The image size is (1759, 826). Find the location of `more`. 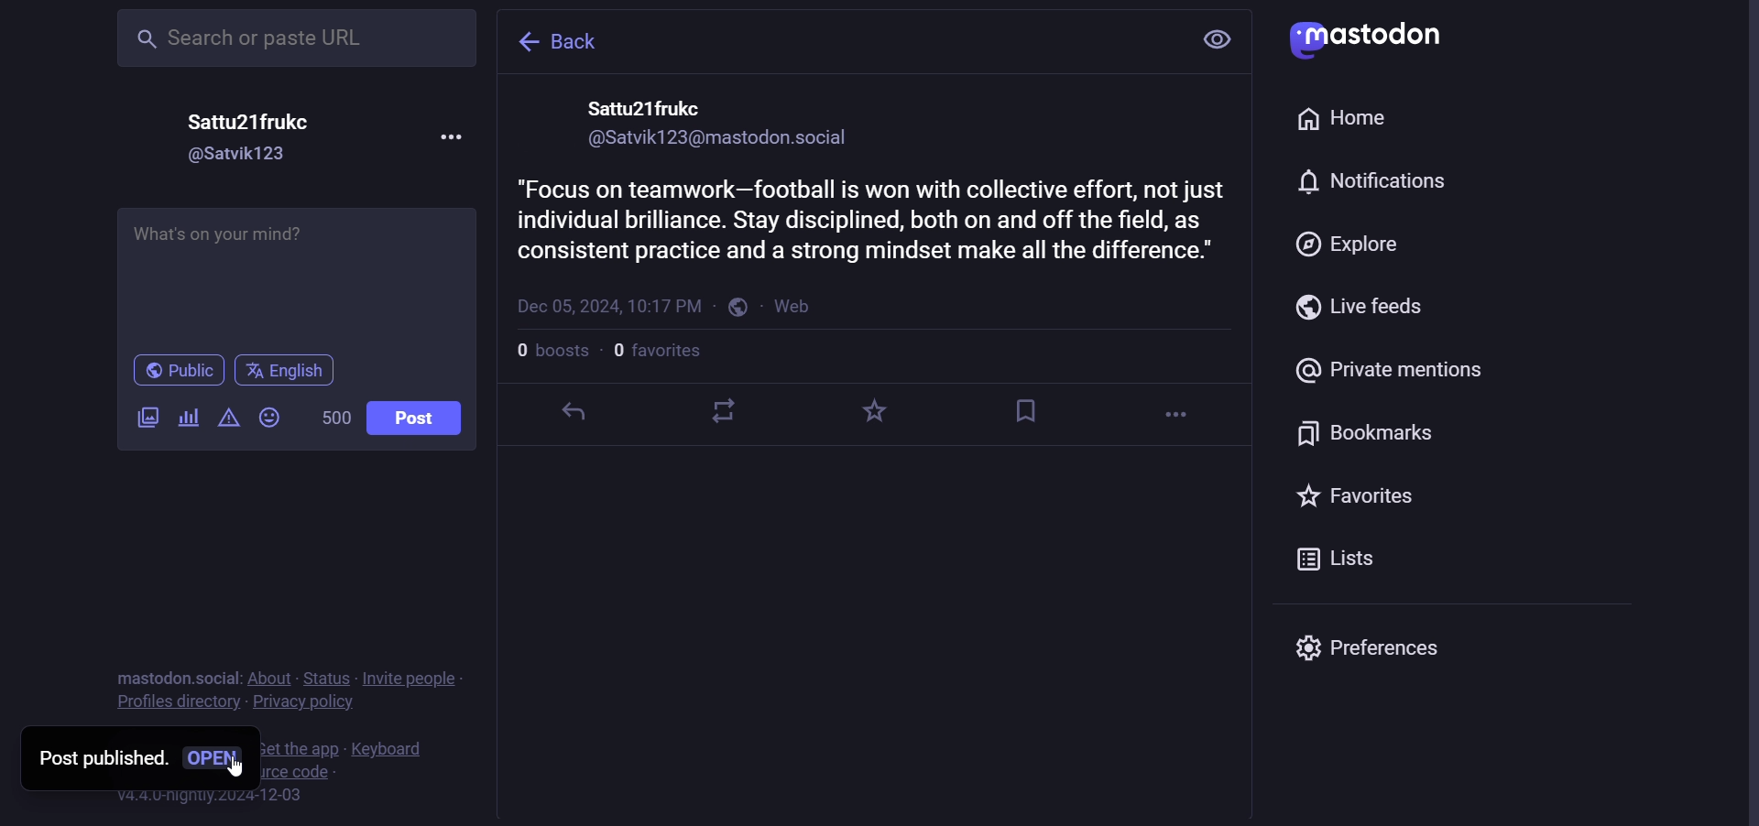

more is located at coordinates (452, 138).